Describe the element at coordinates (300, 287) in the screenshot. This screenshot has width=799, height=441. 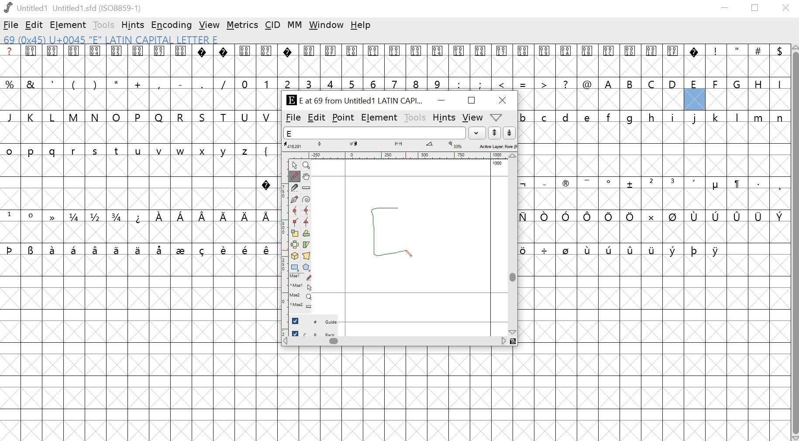
I see `Mouse left button + Ctrl` at that location.